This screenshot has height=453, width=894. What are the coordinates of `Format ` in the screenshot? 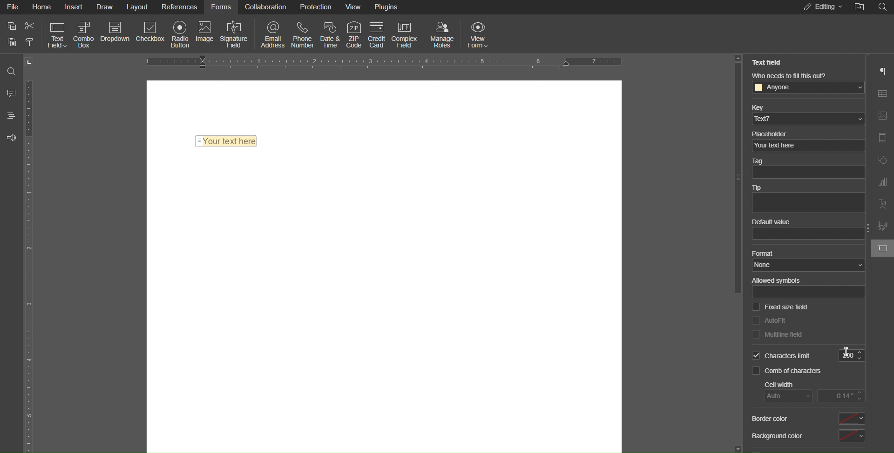 It's located at (804, 260).